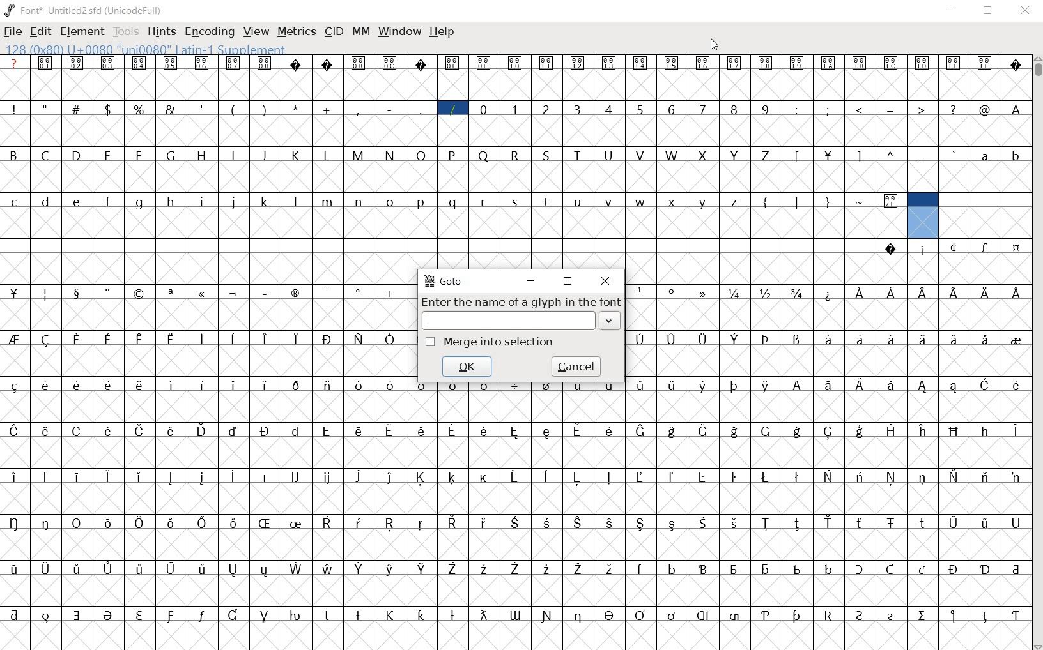 Image resolution: width=1043 pixels, height=650 pixels. What do you see at coordinates (360, 568) in the screenshot?
I see `Symbol` at bounding box center [360, 568].